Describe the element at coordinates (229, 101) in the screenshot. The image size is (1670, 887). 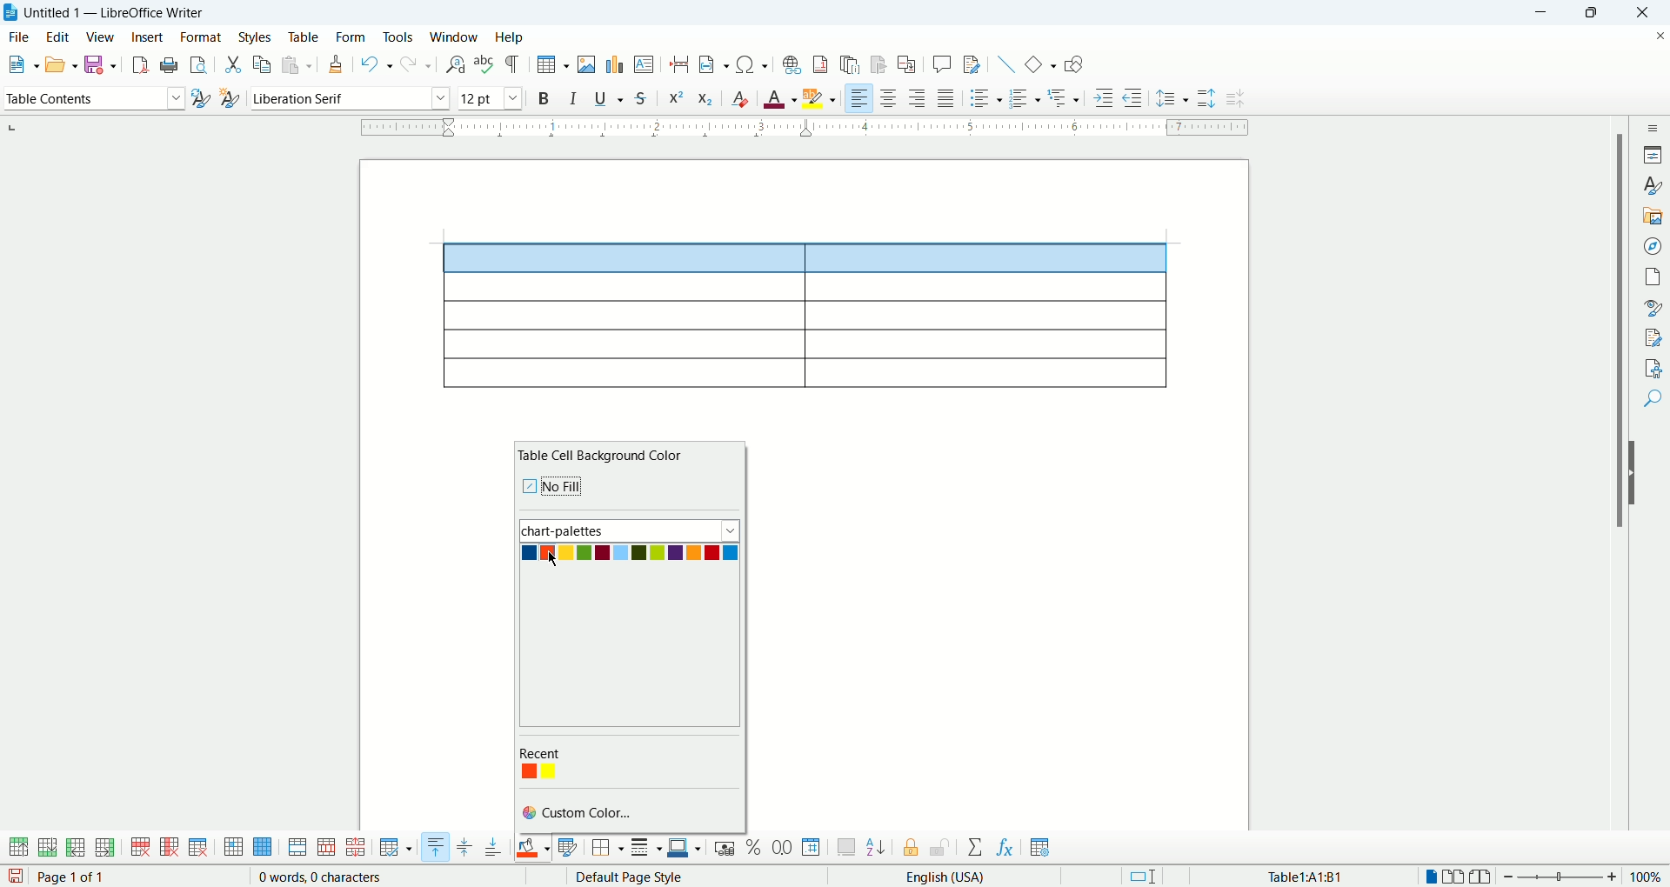
I see `new style` at that location.